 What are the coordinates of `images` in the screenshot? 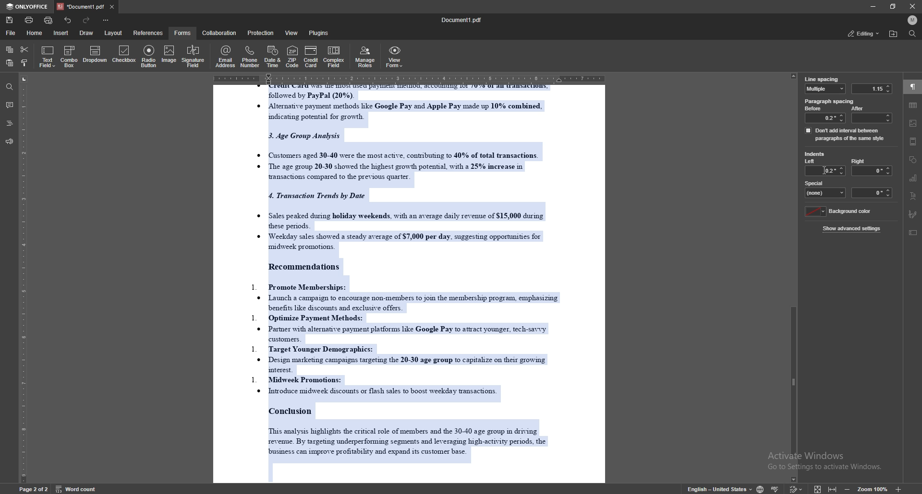 It's located at (913, 123).